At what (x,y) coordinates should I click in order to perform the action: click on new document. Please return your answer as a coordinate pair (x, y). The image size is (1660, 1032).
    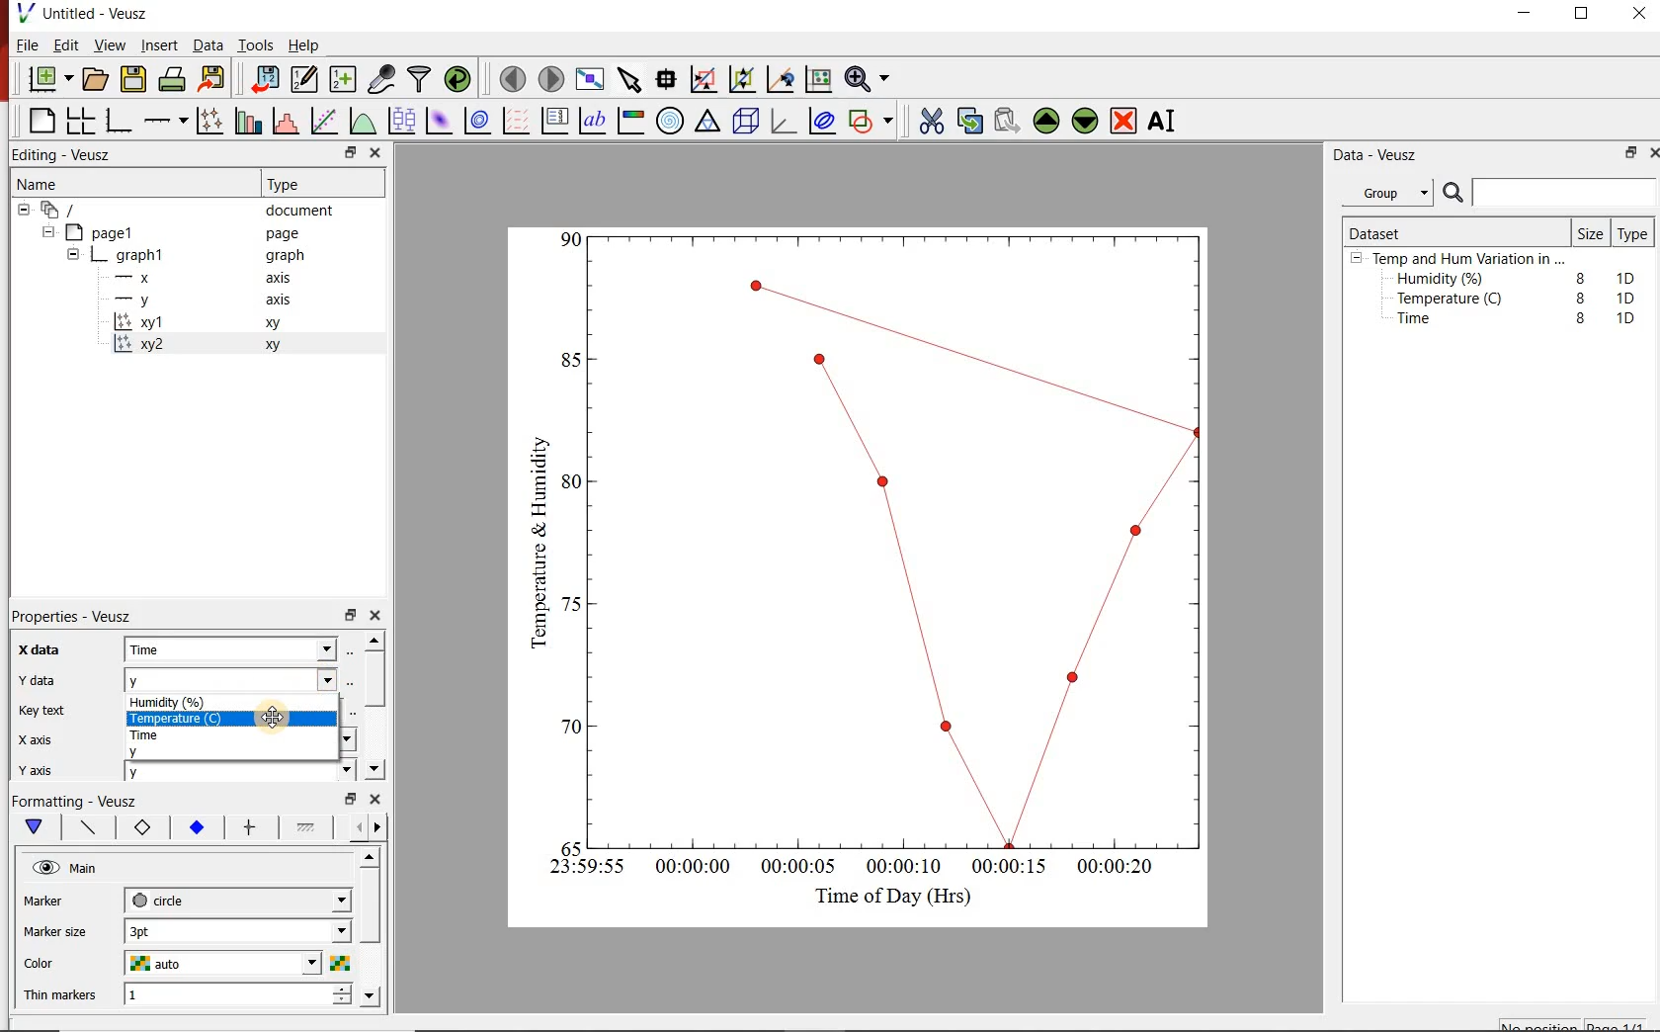
    Looking at the image, I should click on (48, 79).